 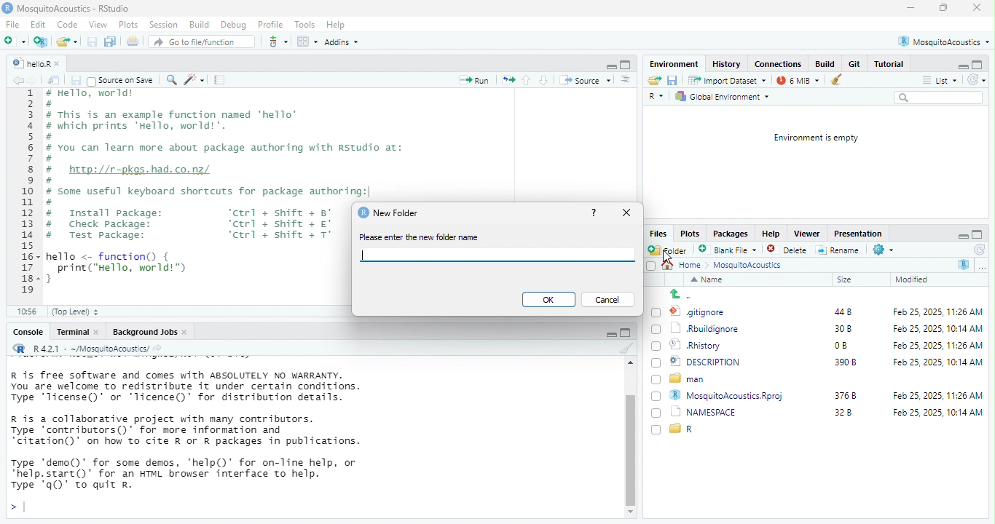 What do you see at coordinates (825, 64) in the screenshot?
I see `build` at bounding box center [825, 64].